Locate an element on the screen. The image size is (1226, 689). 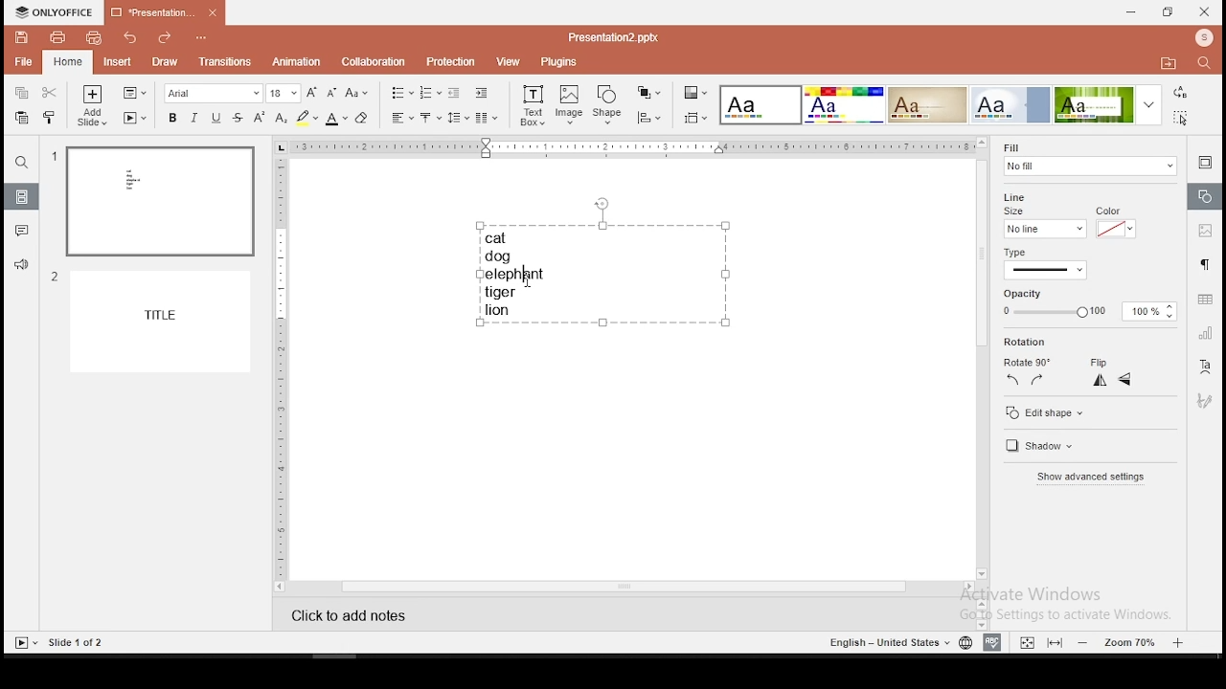
theme  is located at coordinates (927, 104).